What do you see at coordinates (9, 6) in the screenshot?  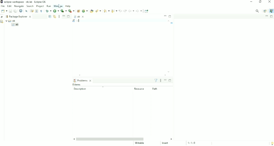 I see `Edit` at bounding box center [9, 6].